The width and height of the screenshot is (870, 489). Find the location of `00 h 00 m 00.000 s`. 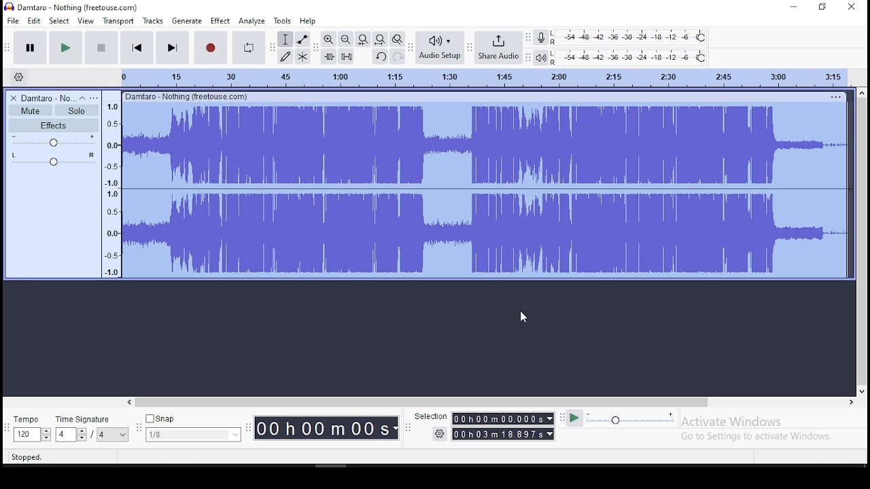

00 h 00 m 00.000 s is located at coordinates (503, 418).